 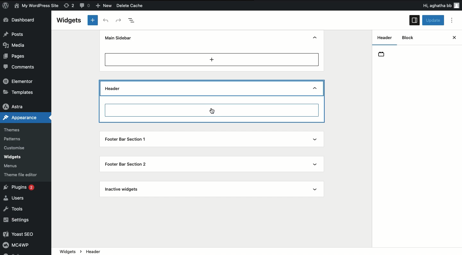 I want to click on , so click(x=429, y=5).